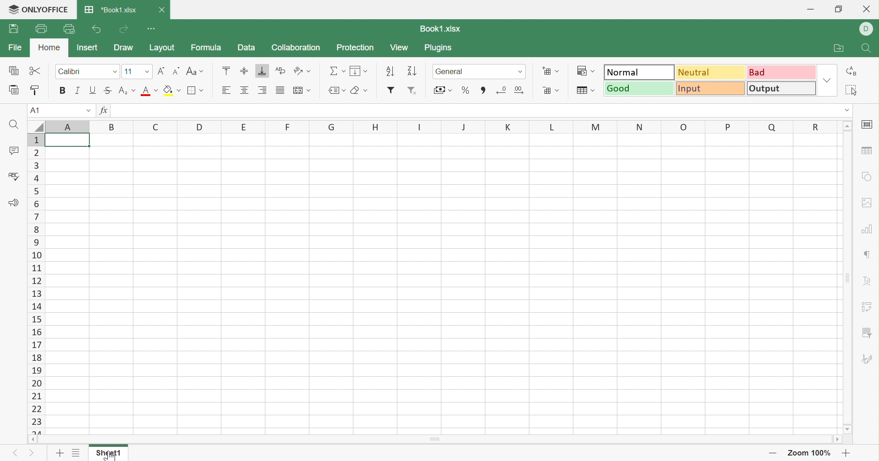  What do you see at coordinates (197, 70) in the screenshot?
I see `Change case` at bounding box center [197, 70].